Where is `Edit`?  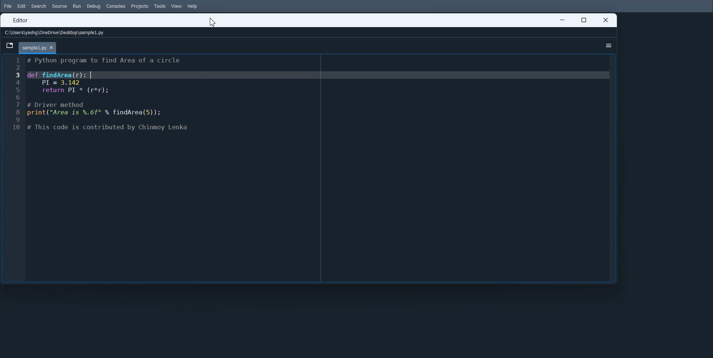
Edit is located at coordinates (21, 6).